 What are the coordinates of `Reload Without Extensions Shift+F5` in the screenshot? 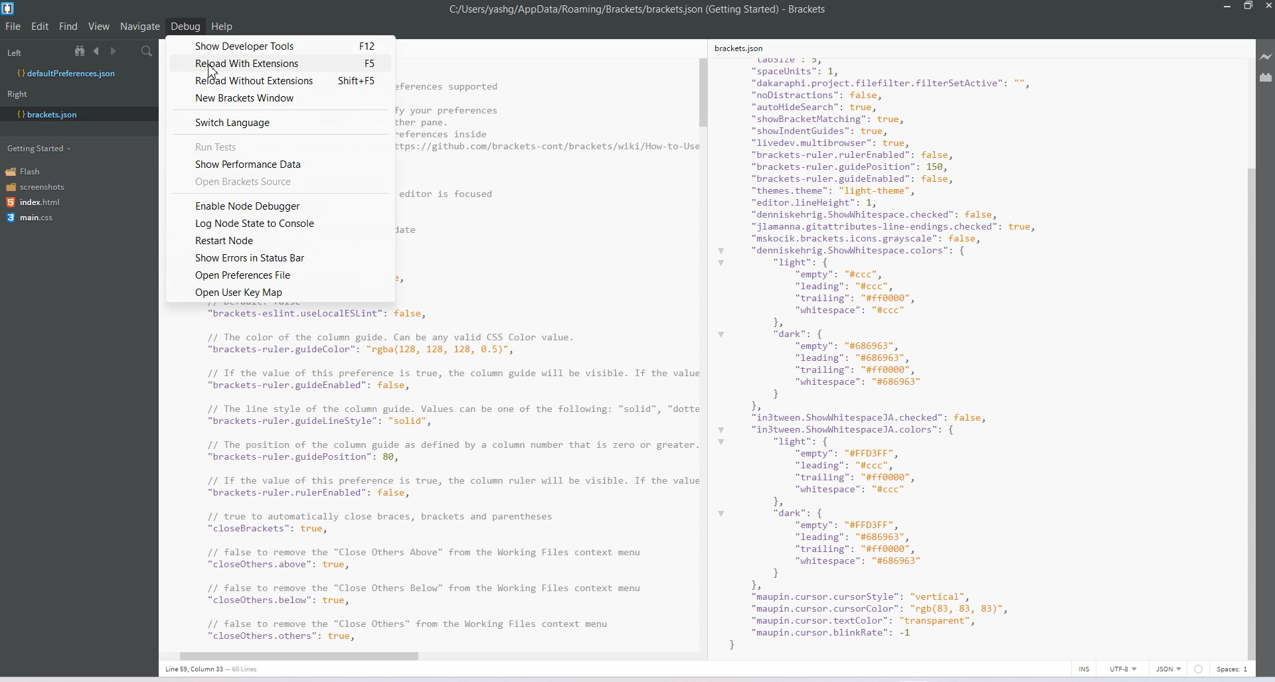 It's located at (281, 81).